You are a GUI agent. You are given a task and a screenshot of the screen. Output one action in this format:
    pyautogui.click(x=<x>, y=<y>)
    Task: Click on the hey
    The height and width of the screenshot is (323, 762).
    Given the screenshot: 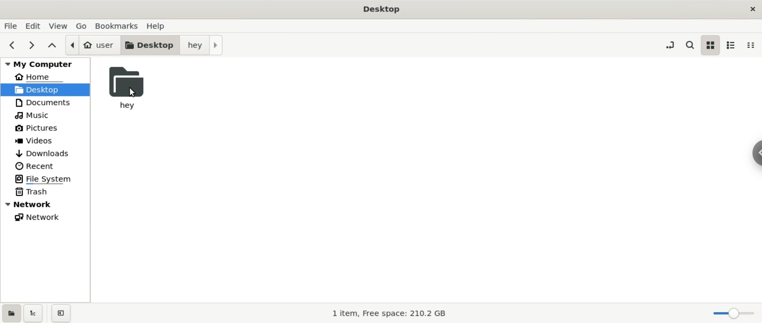 What is the action you would take?
    pyautogui.click(x=202, y=45)
    